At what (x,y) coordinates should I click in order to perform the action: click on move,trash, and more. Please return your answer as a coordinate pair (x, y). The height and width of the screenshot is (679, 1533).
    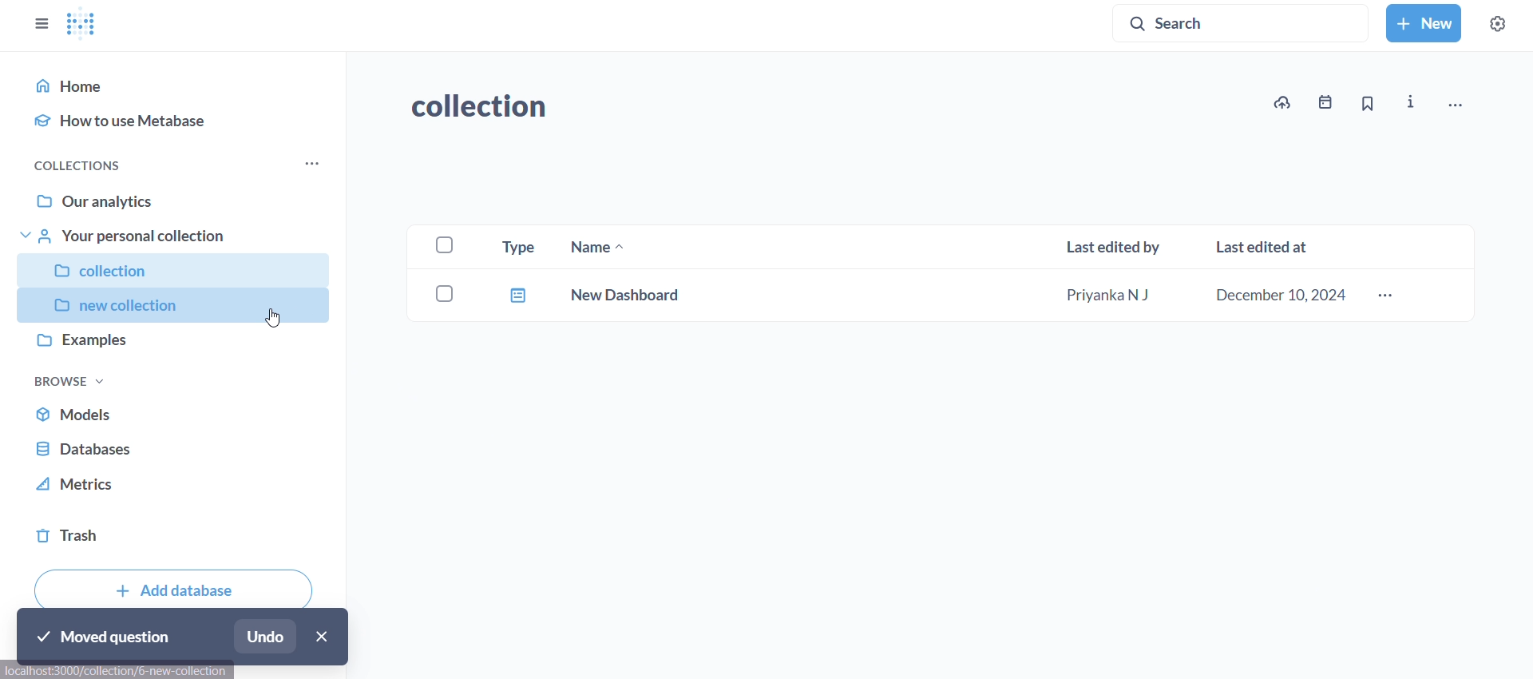
    Looking at the image, I should click on (1454, 107).